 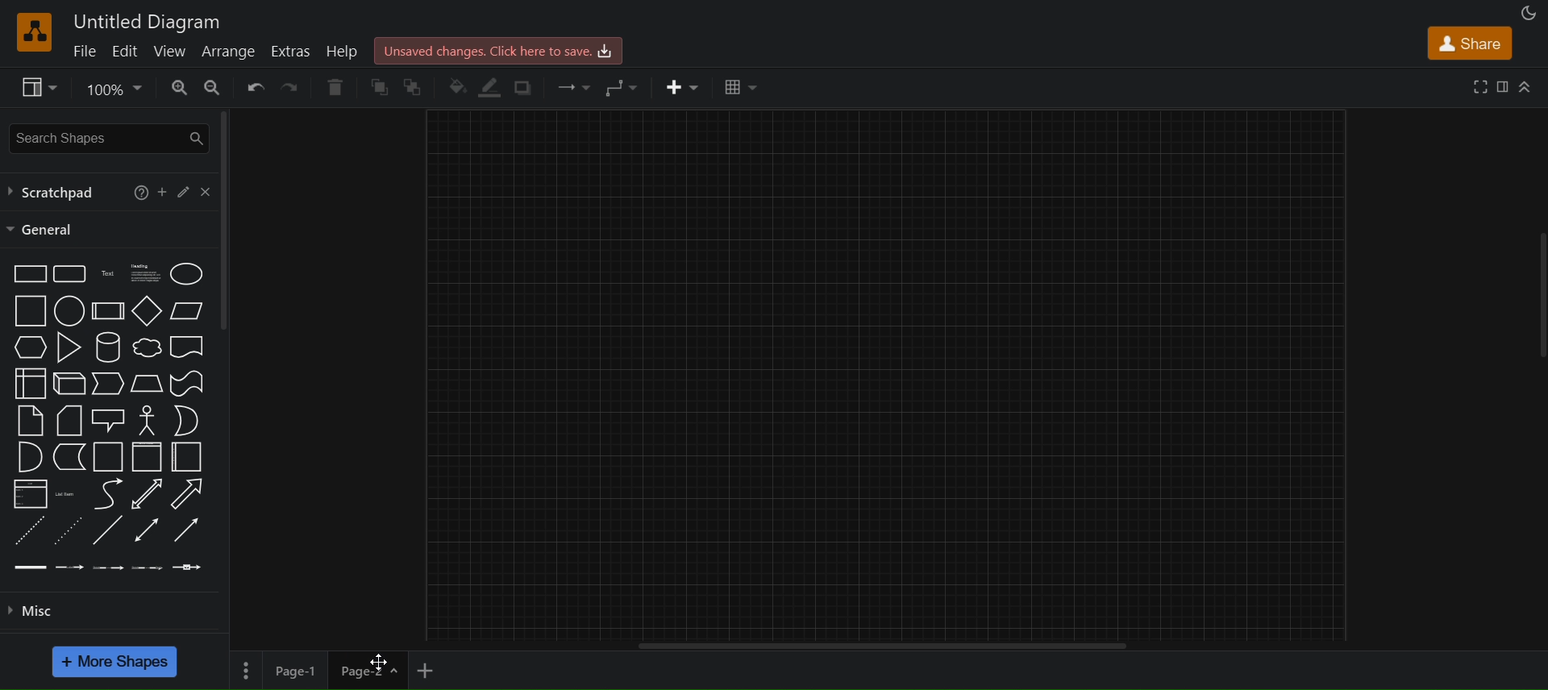 I want to click on logo, so click(x=31, y=32).